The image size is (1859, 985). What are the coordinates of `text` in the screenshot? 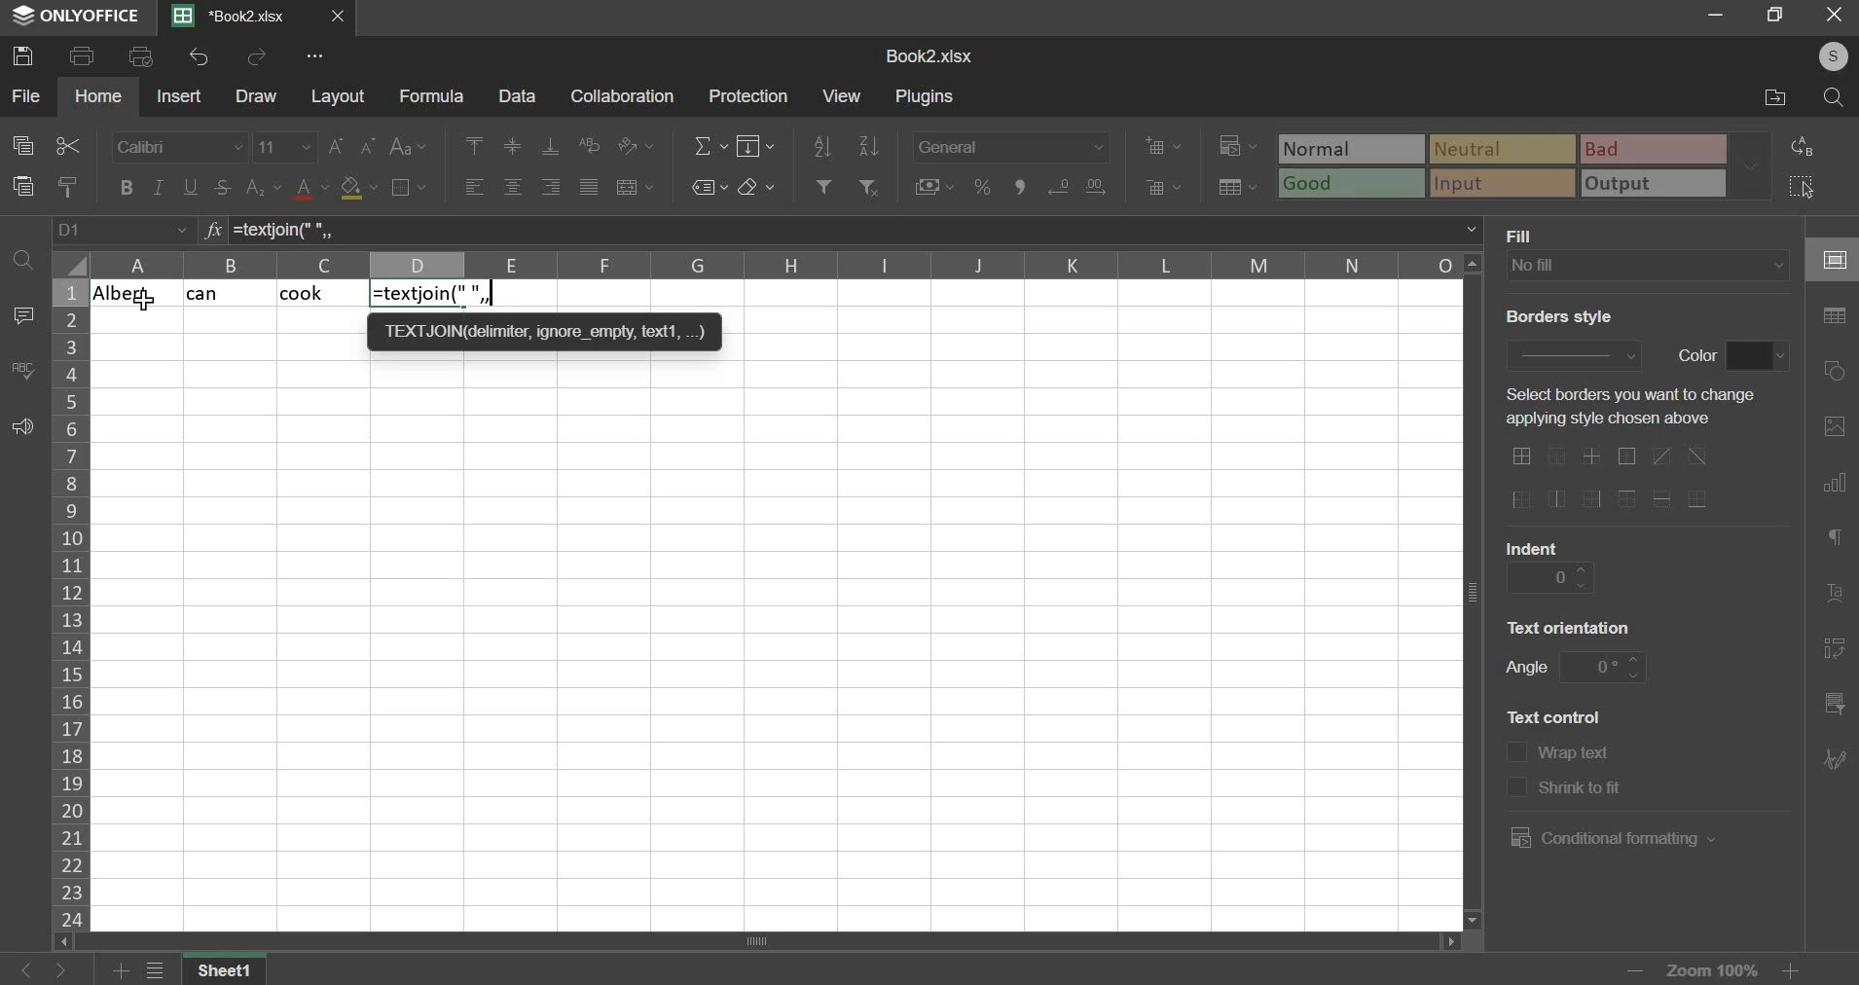 It's located at (1571, 626).